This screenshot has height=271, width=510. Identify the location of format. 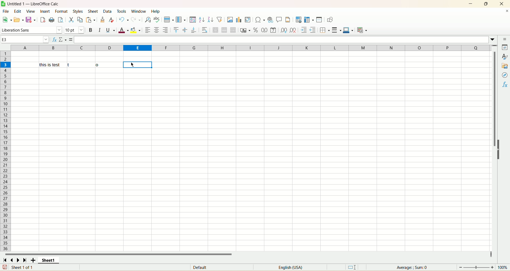
(61, 12).